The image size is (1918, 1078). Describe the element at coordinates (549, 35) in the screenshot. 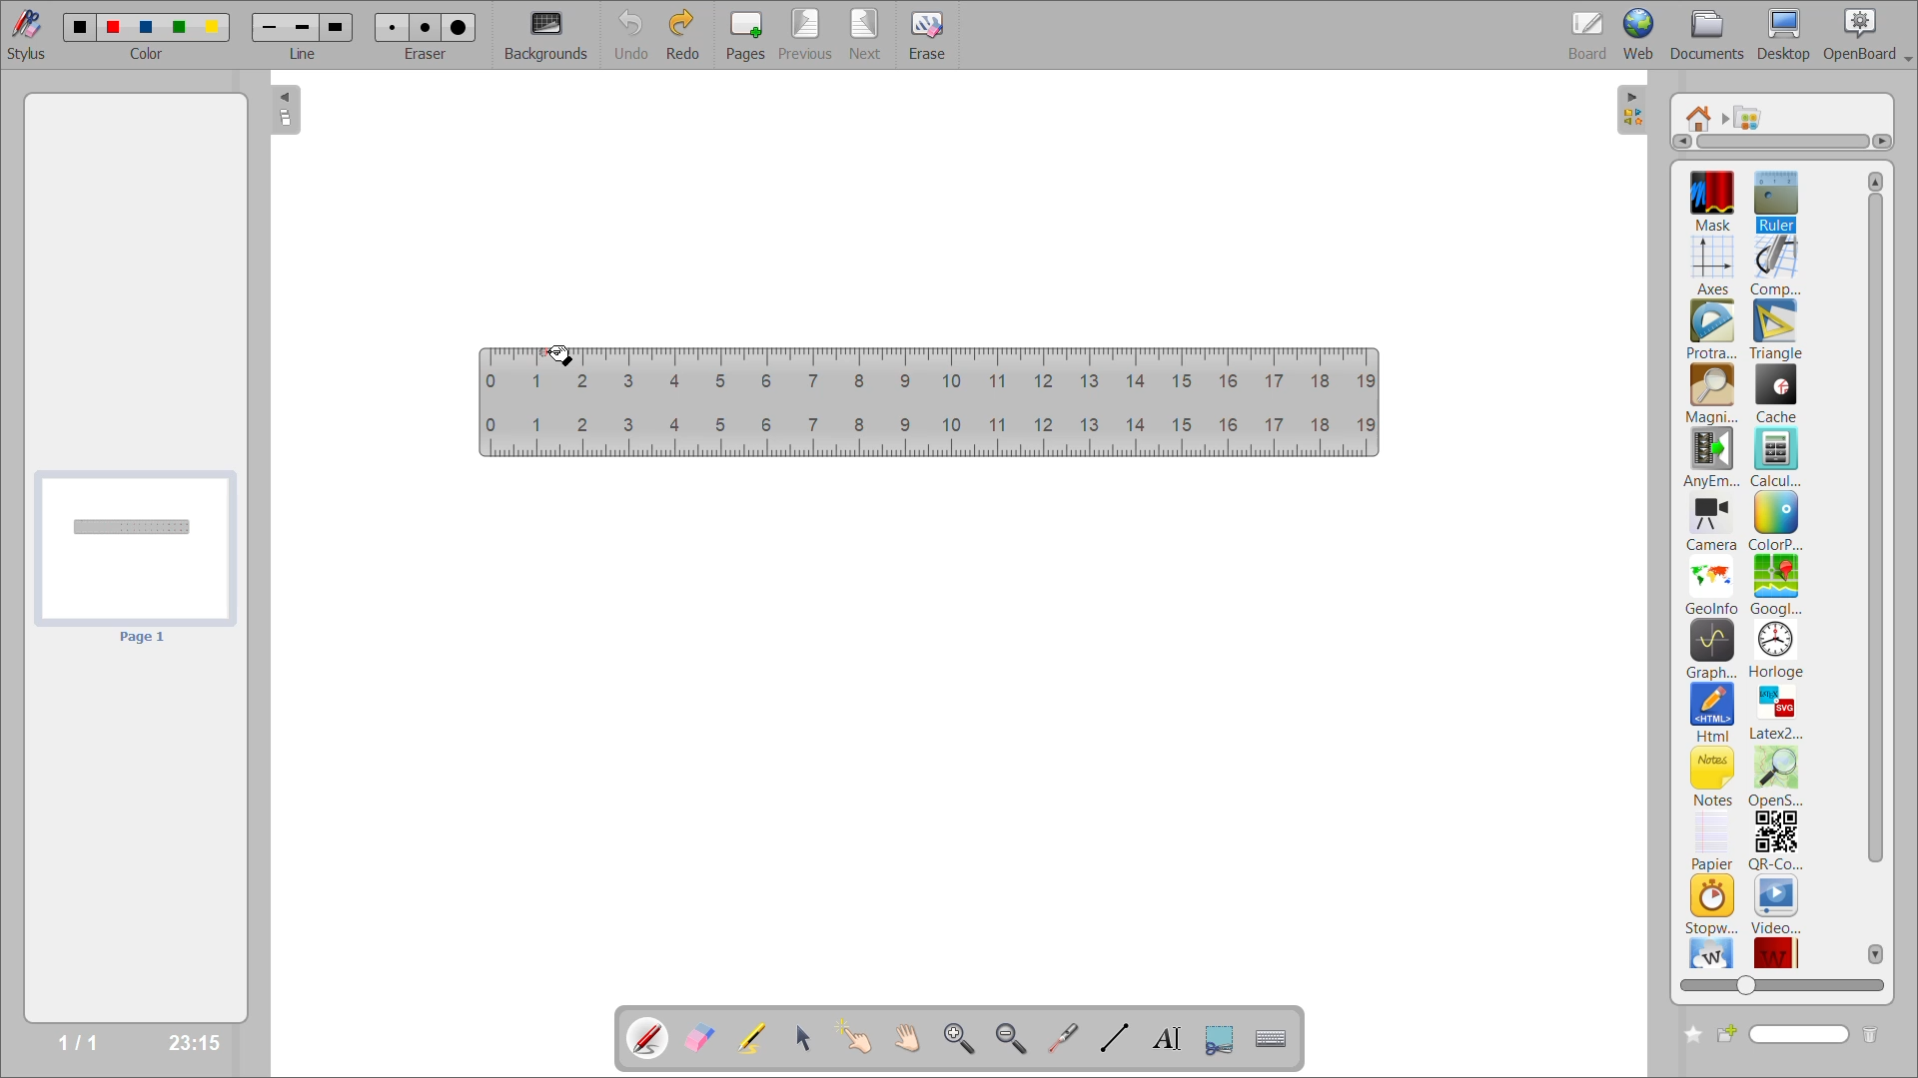

I see `backgrounds` at that location.